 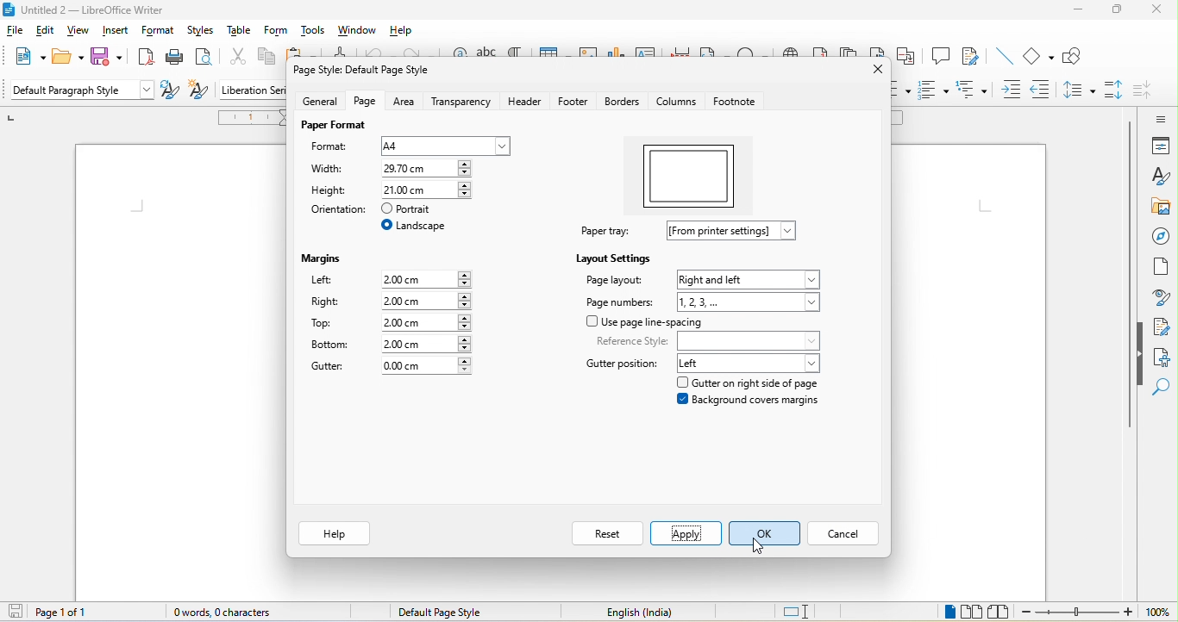 I want to click on orientation preview changed to landscape, so click(x=692, y=176).